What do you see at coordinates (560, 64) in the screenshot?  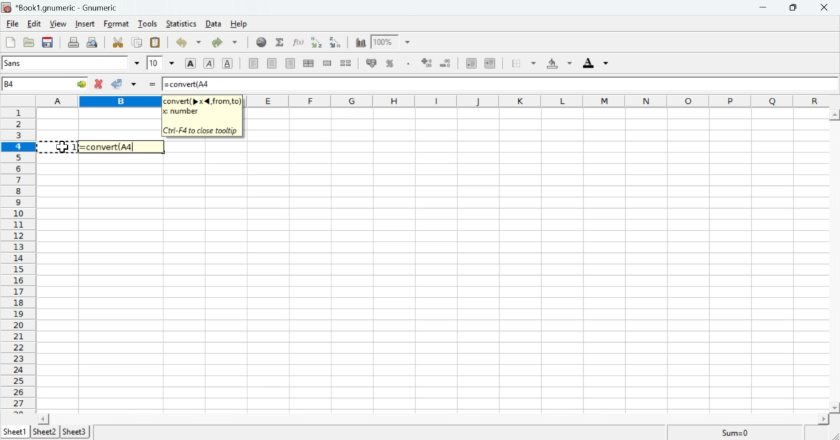 I see `Background` at bounding box center [560, 64].